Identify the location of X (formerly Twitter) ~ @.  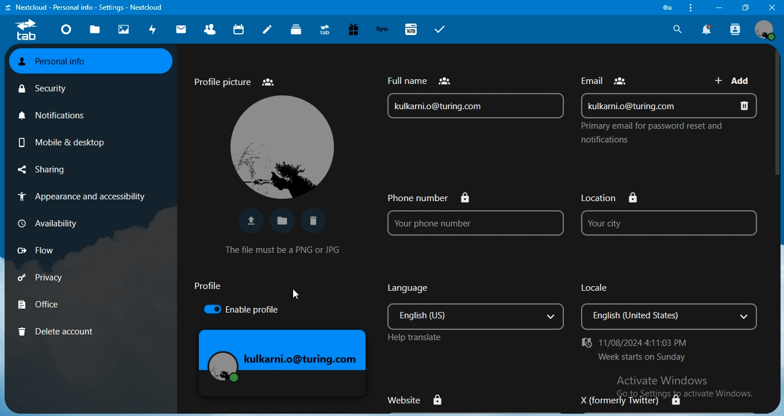
(625, 400).